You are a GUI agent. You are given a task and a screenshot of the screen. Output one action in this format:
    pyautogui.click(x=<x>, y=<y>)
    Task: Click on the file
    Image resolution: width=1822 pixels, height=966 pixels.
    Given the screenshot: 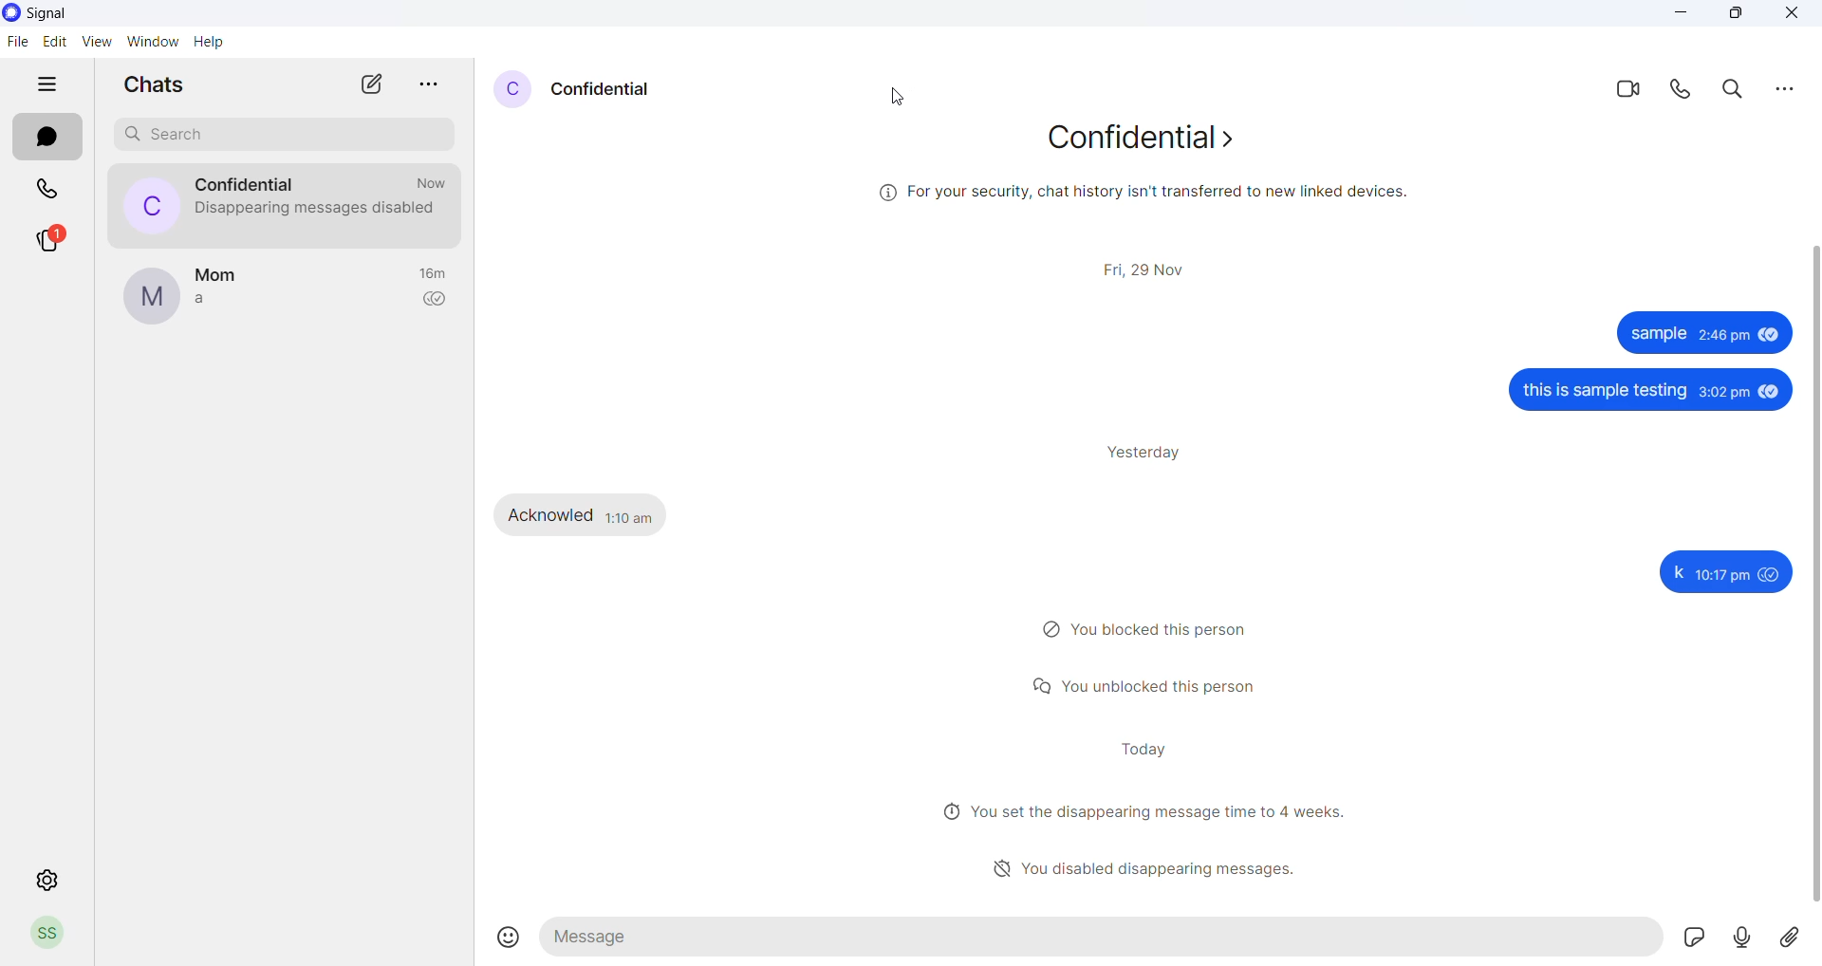 What is the action you would take?
    pyautogui.click(x=17, y=42)
    